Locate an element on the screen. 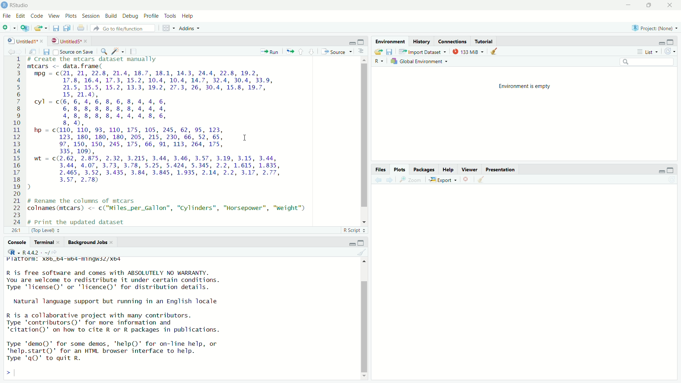  Files is located at coordinates (380, 169).